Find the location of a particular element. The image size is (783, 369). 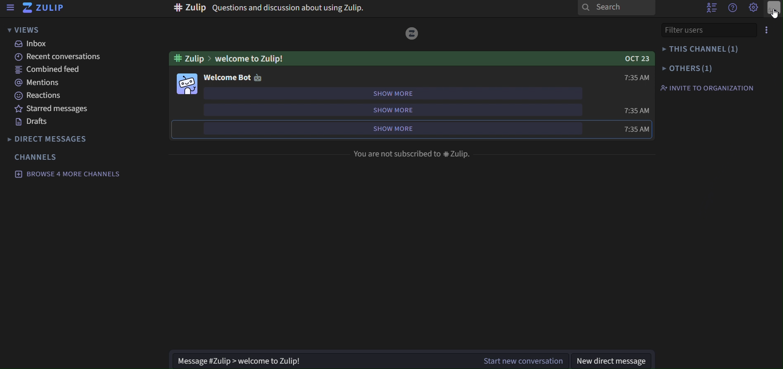

You are not subscriber #zulip is located at coordinates (413, 154).